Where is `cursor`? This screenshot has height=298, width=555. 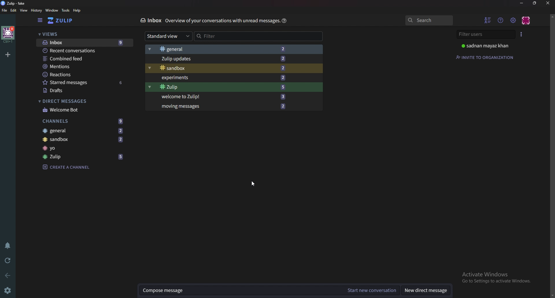 cursor is located at coordinates (254, 184).